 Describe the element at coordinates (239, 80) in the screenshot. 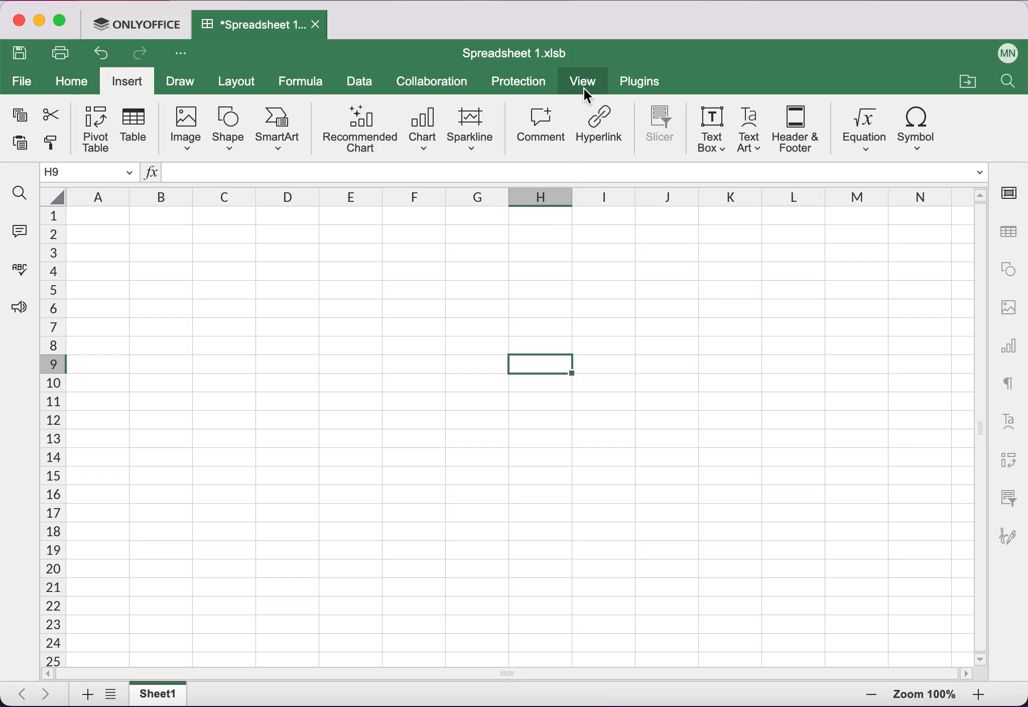

I see `layout` at that location.